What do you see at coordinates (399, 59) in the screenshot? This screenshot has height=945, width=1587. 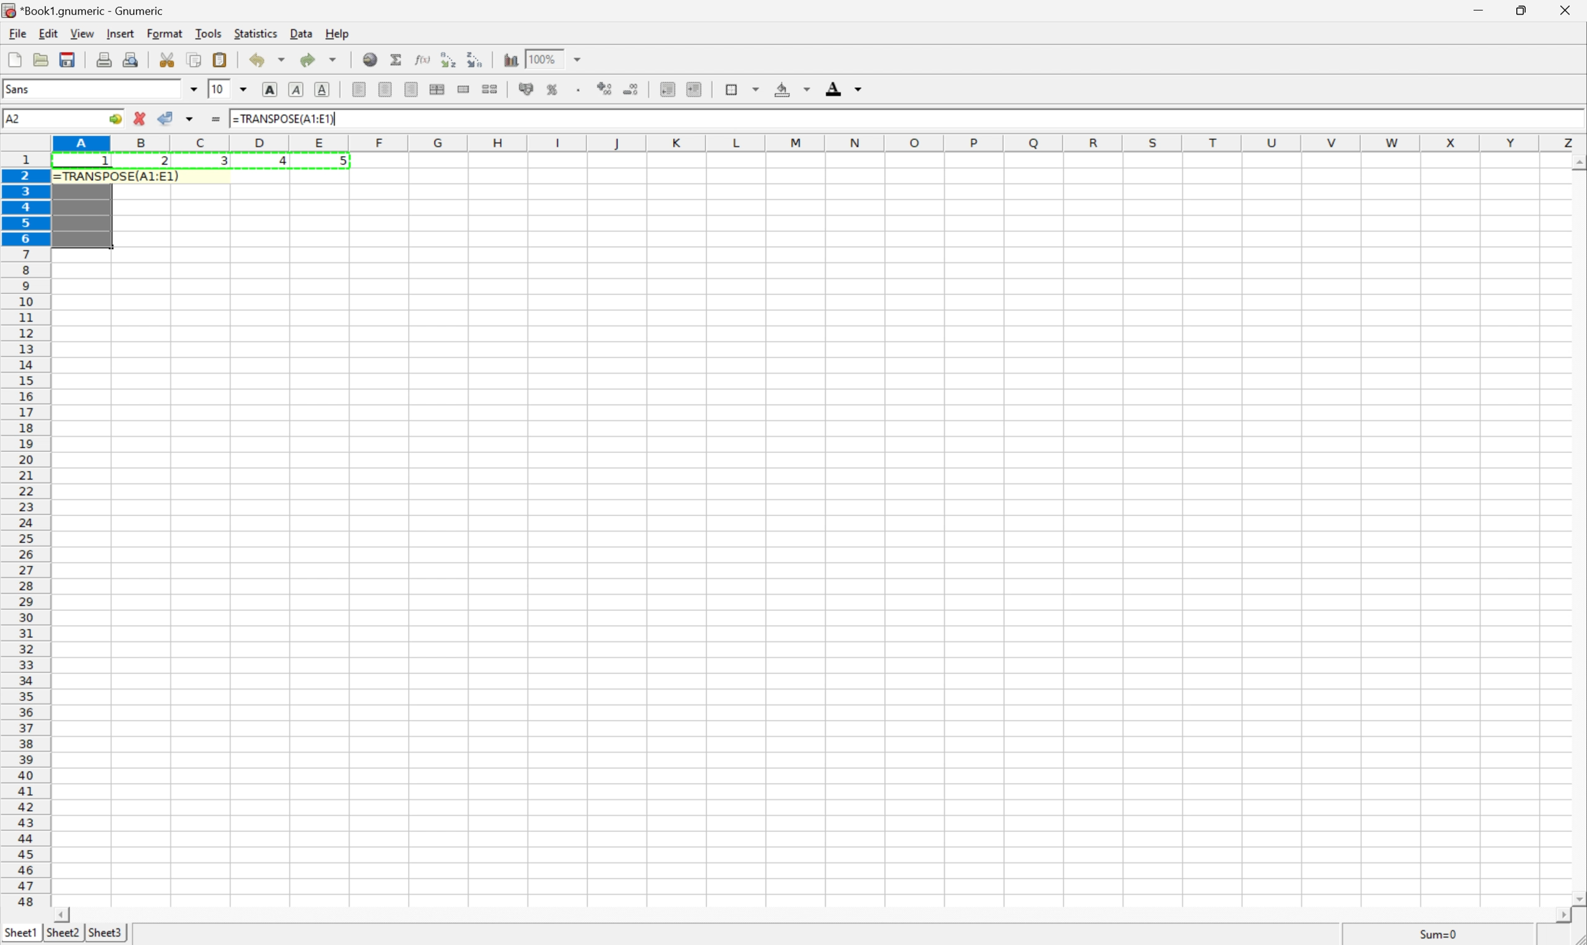 I see `sum in current cell` at bounding box center [399, 59].